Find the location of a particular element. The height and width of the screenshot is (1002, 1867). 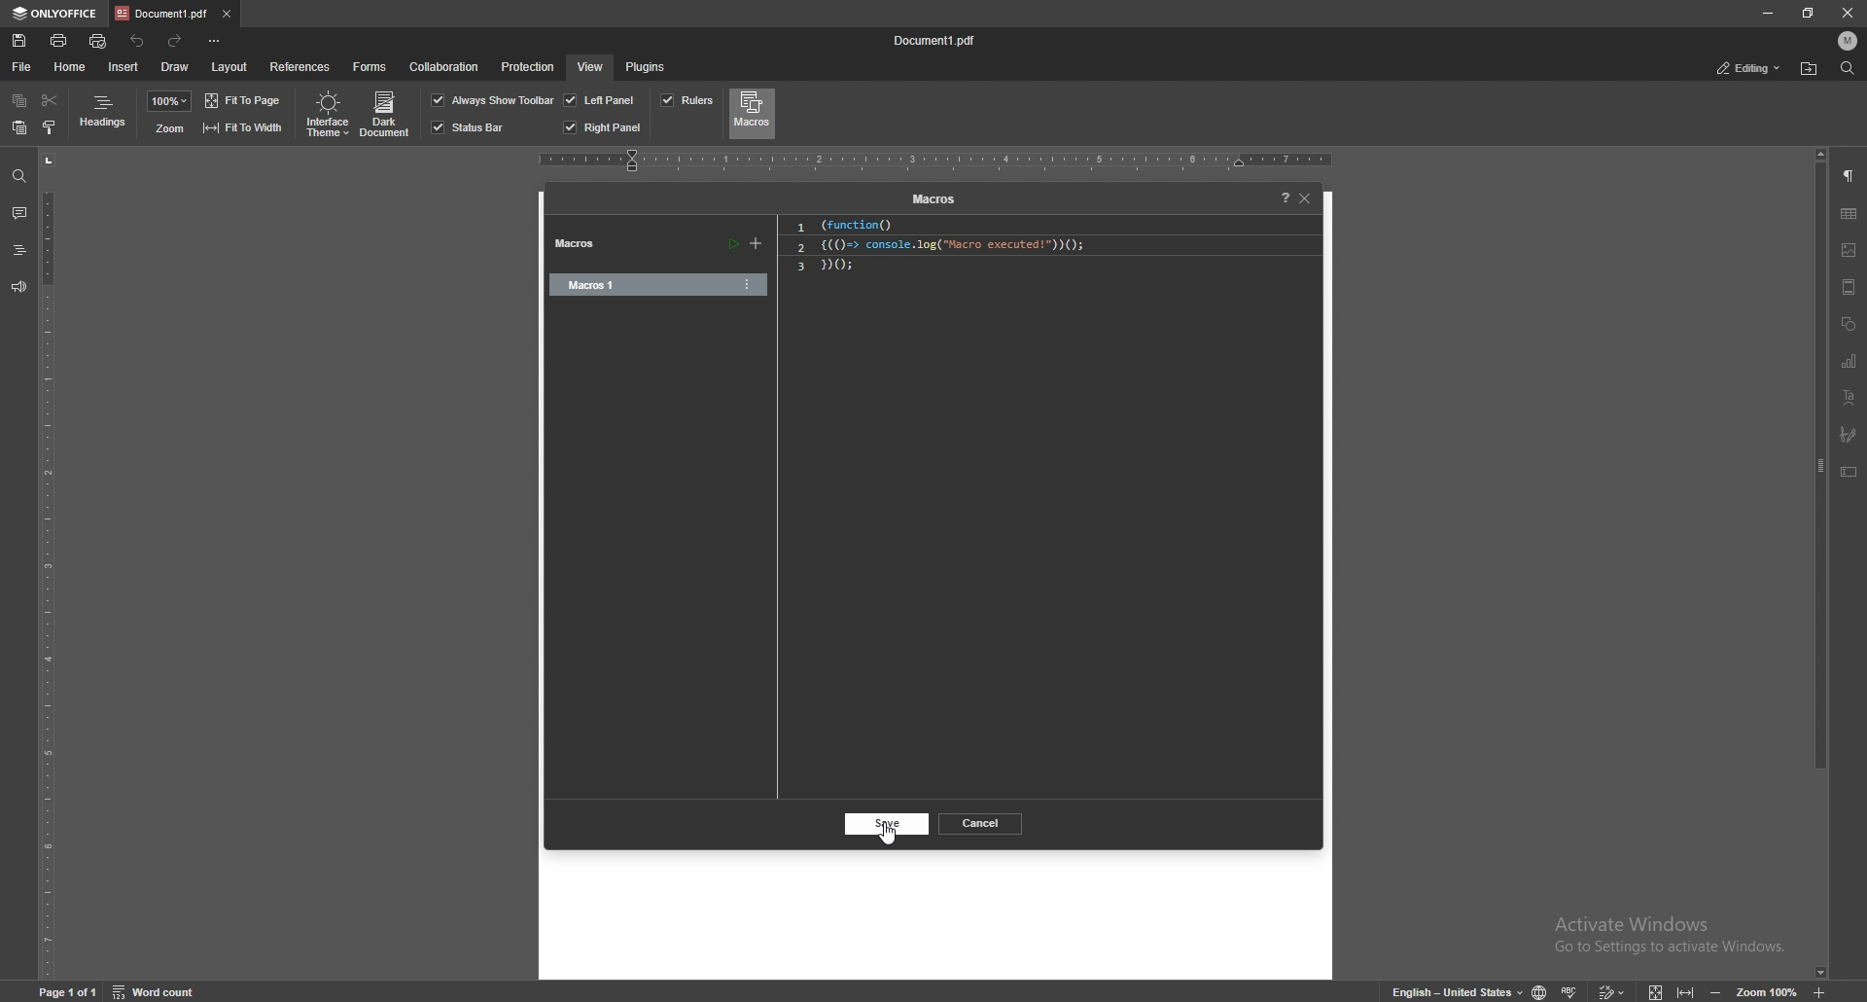

print is located at coordinates (59, 39).